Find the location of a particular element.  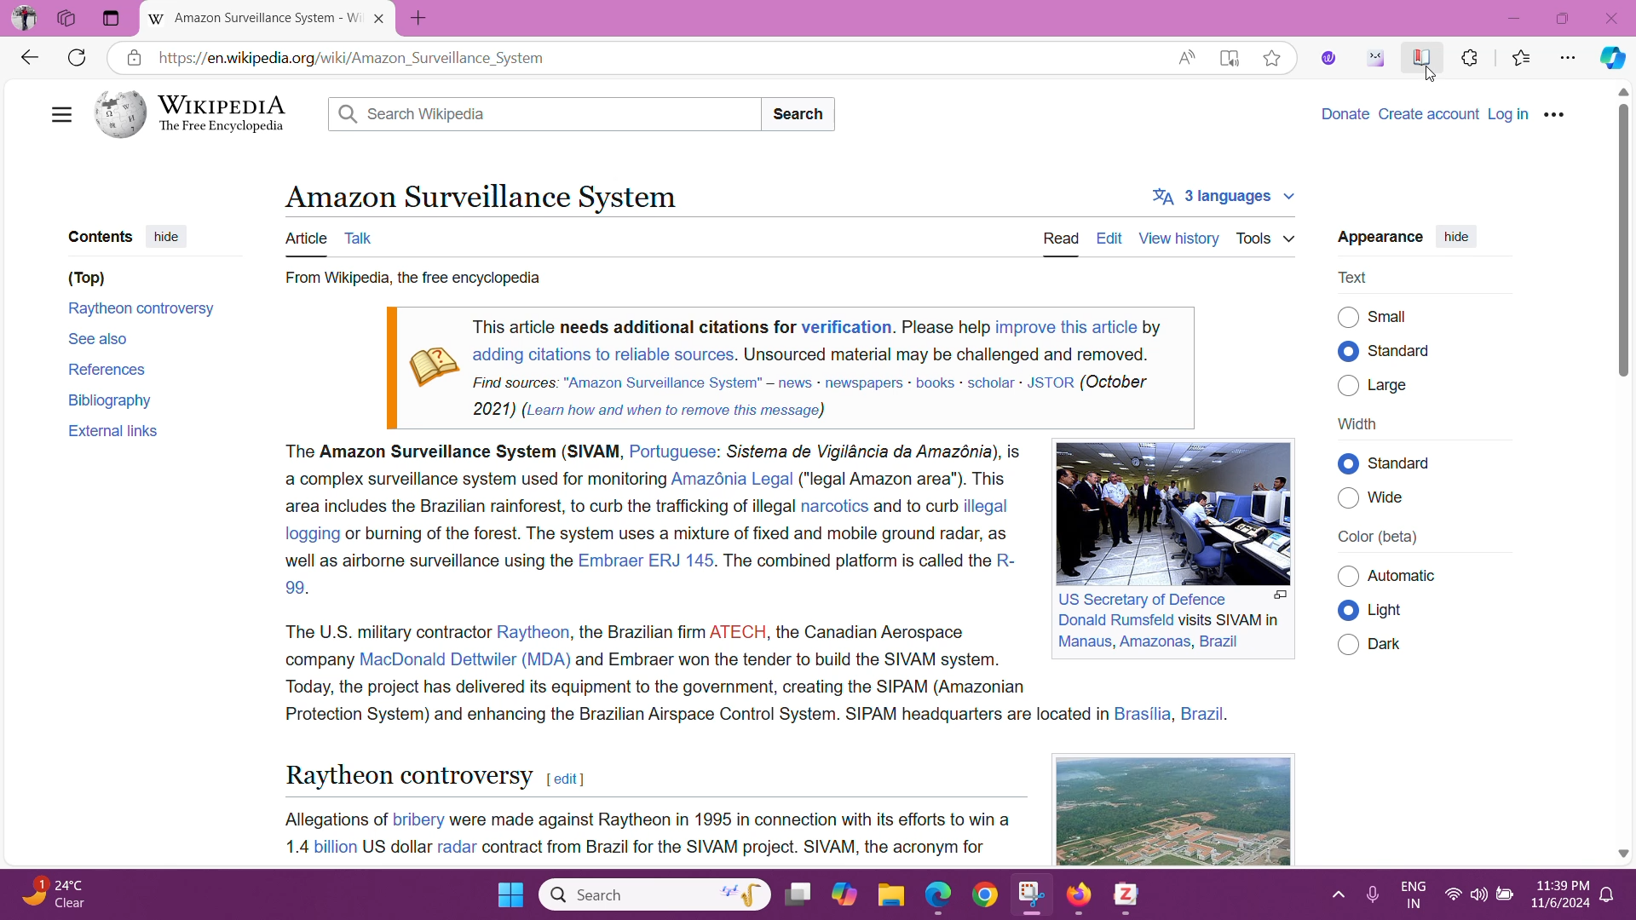

= Em 1
~ ' 1 ©) Wide is located at coordinates (1394, 502).